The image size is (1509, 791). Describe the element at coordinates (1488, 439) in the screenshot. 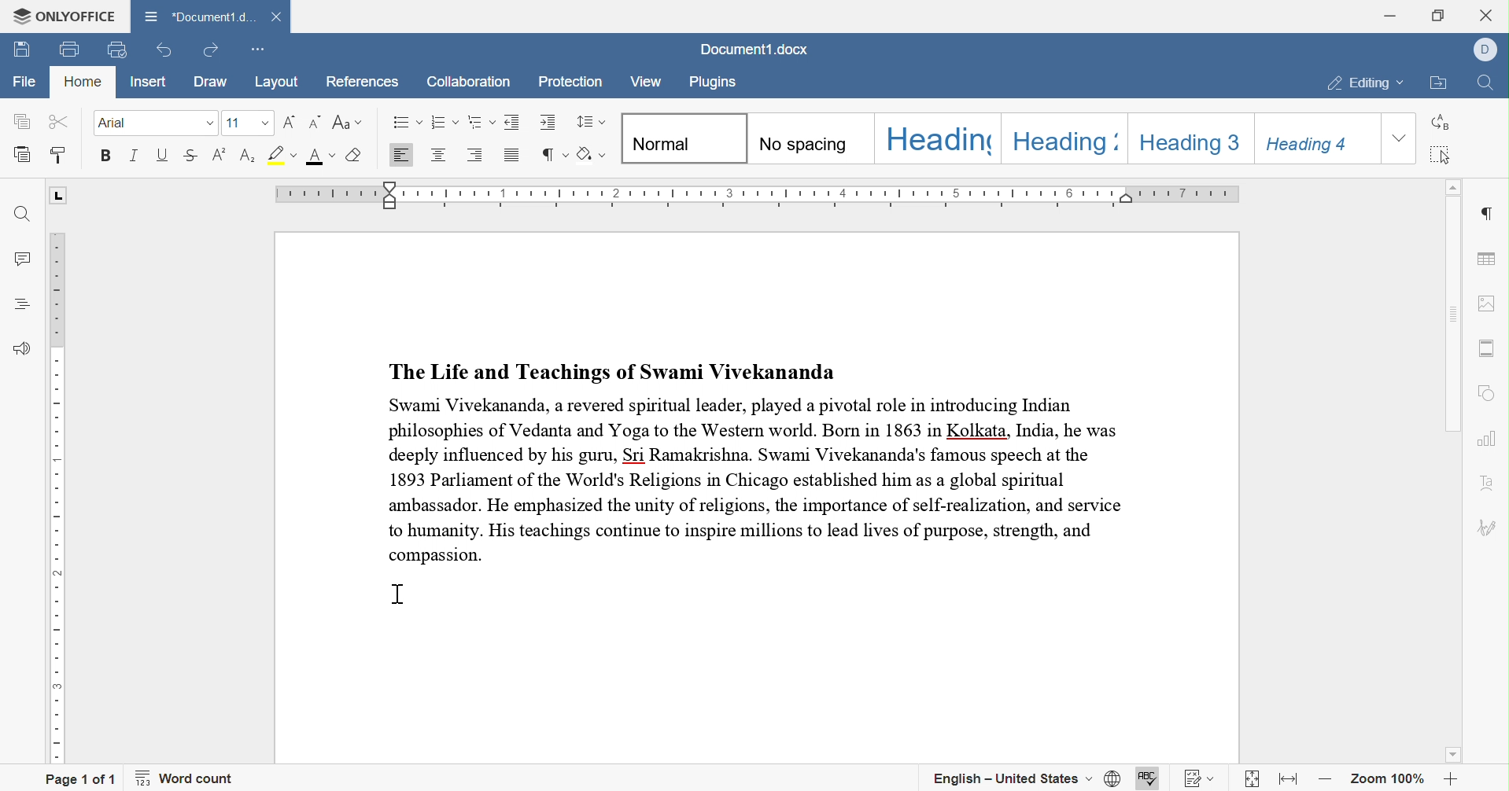

I see `chart settings` at that location.